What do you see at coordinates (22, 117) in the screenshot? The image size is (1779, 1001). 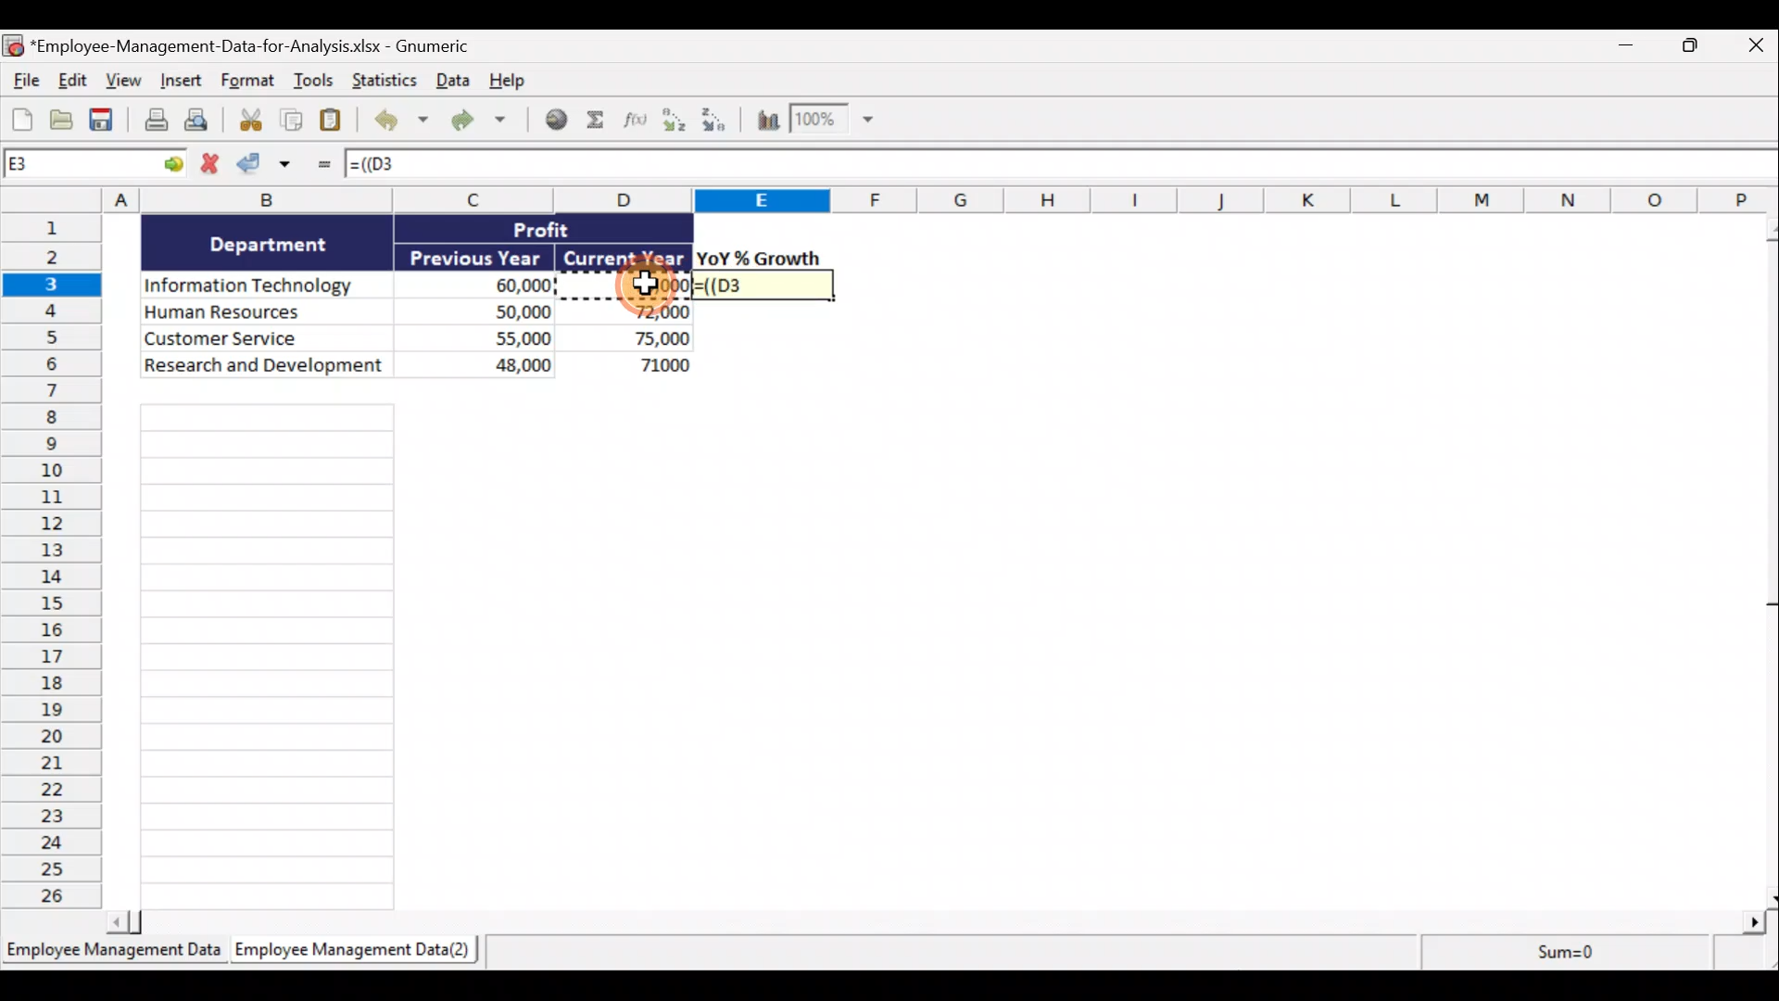 I see `Create a new workbook` at bounding box center [22, 117].